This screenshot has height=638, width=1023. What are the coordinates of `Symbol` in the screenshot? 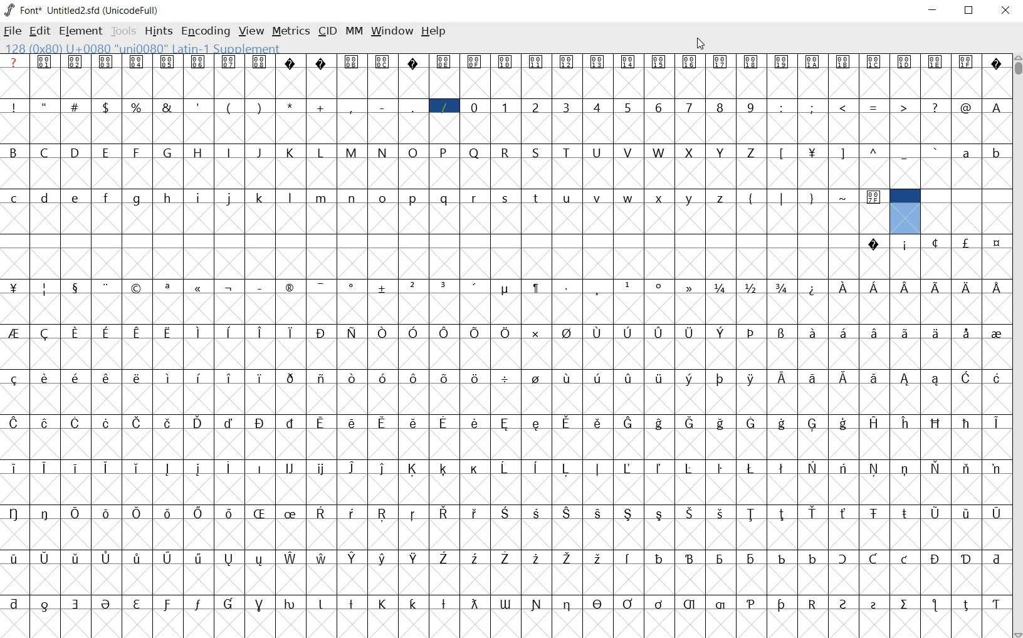 It's located at (720, 605).